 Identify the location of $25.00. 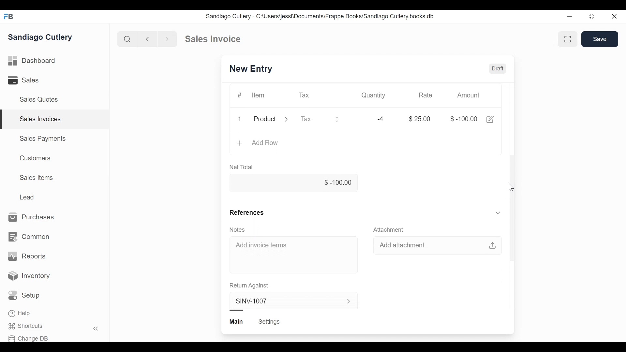
(420, 119).